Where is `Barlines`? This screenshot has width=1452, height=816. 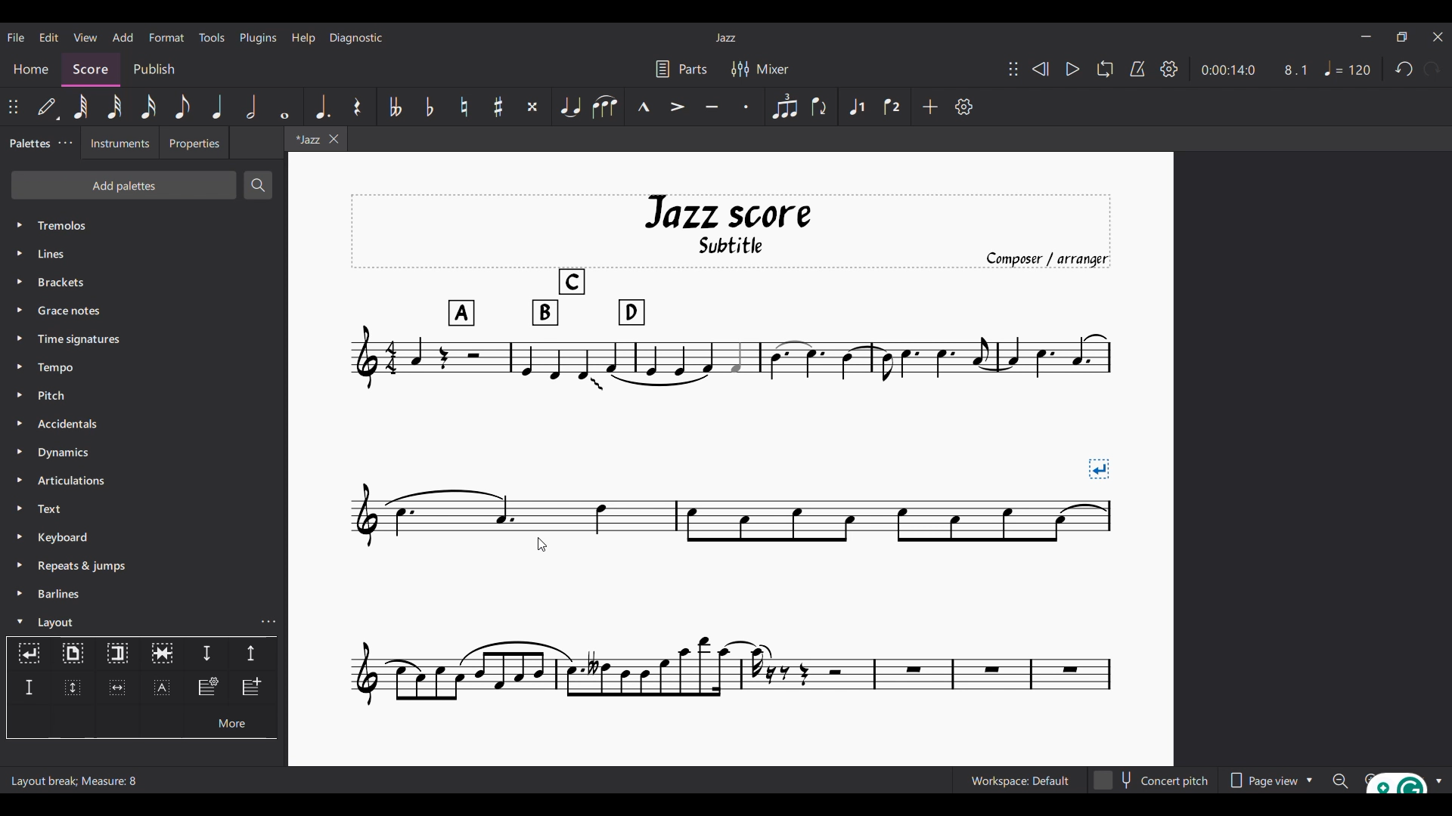 Barlines is located at coordinates (144, 594).